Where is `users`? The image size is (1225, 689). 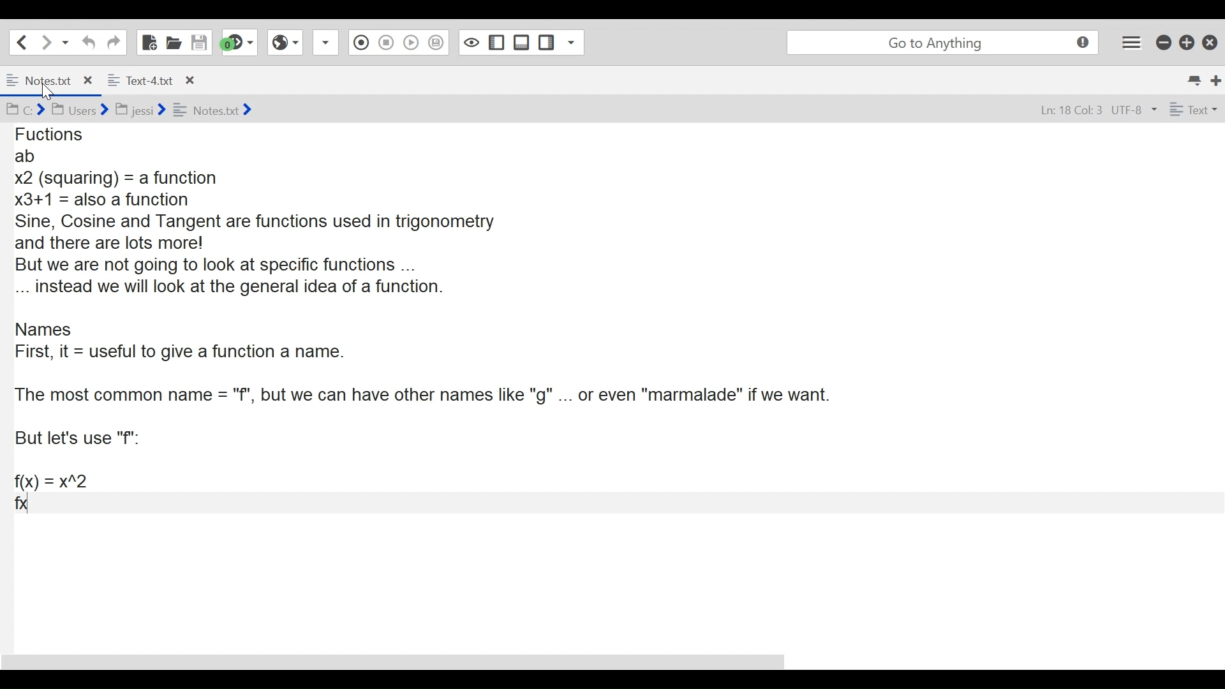
users is located at coordinates (79, 110).